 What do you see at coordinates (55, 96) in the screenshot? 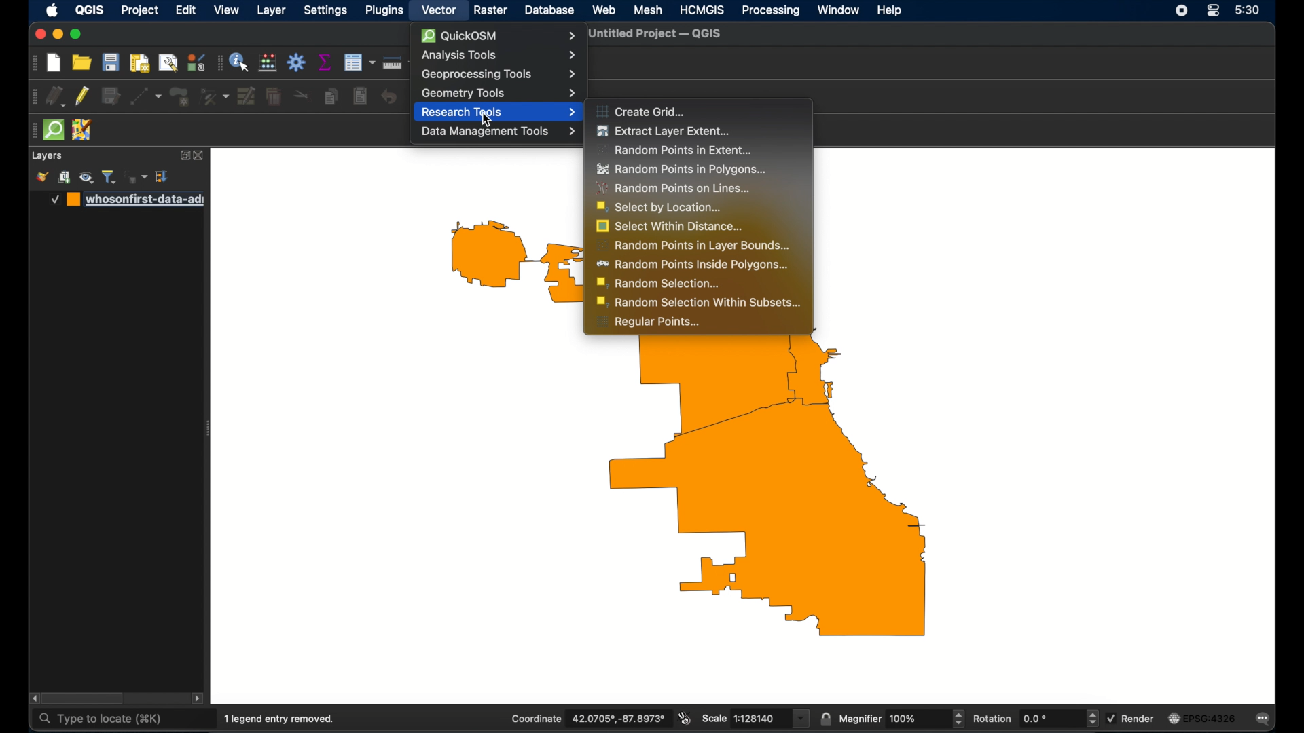
I see `current edits` at bounding box center [55, 96].